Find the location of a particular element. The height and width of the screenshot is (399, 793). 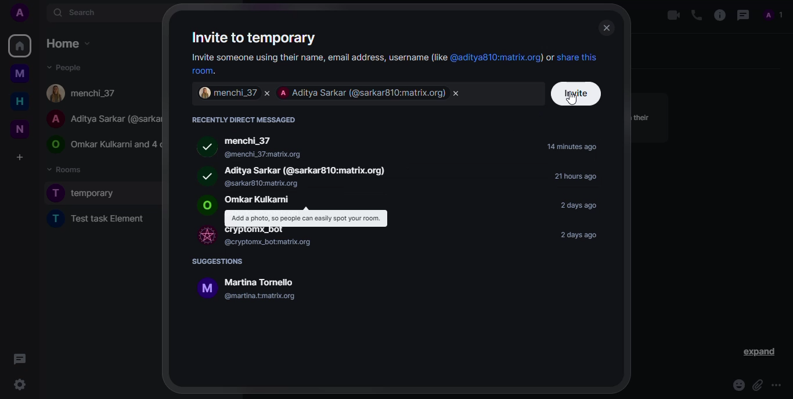

myspace is located at coordinates (20, 74).